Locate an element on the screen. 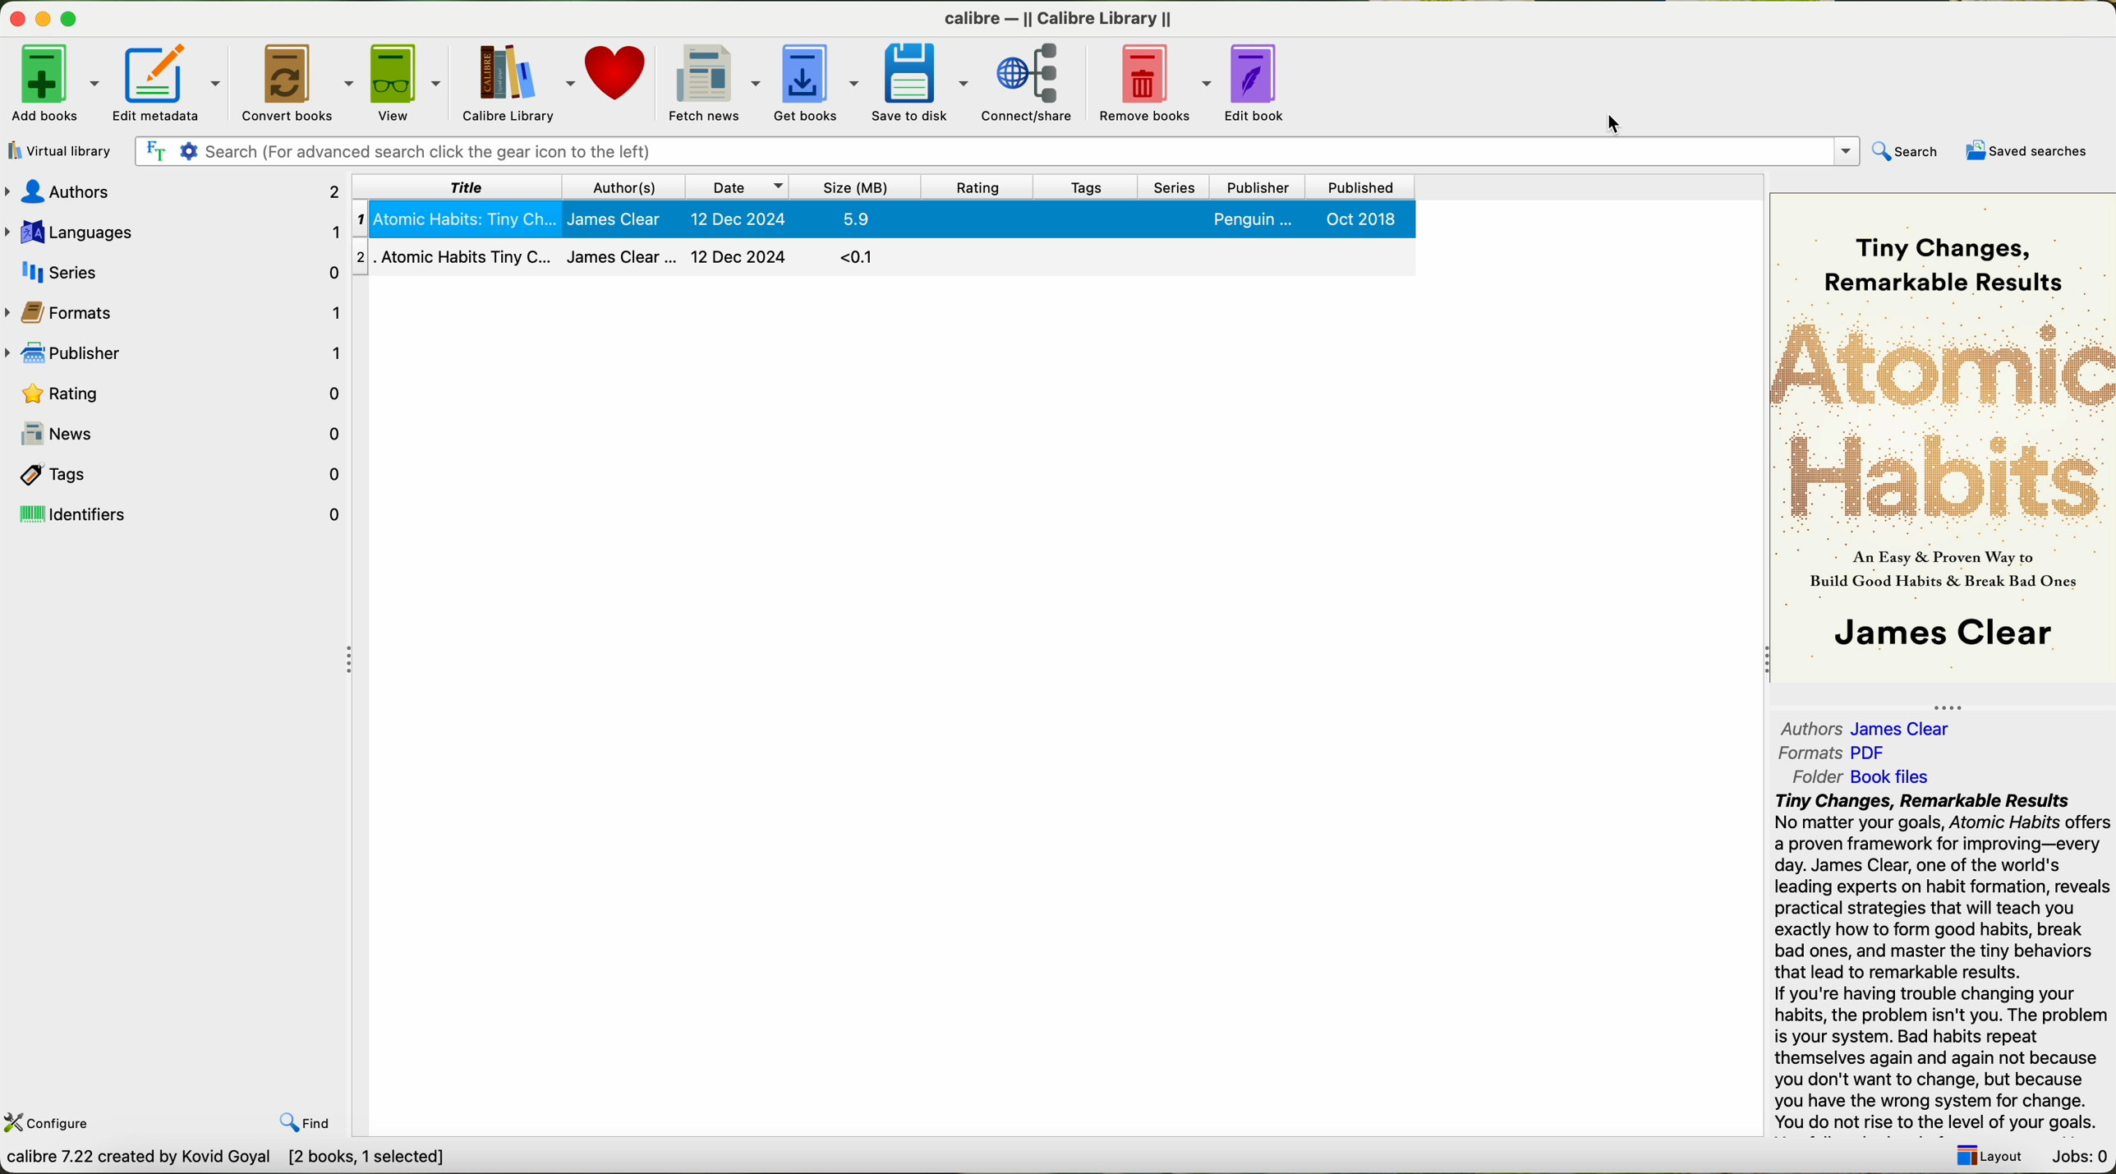  12 Dec 2024 is located at coordinates (738, 254).